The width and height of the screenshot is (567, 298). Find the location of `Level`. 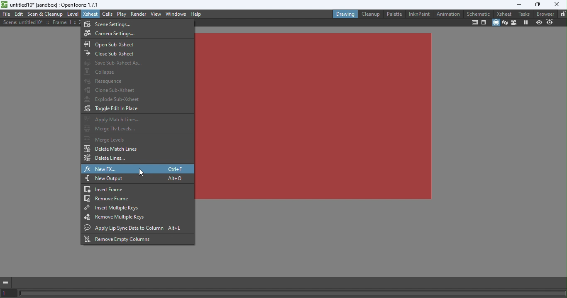

Level is located at coordinates (73, 14).